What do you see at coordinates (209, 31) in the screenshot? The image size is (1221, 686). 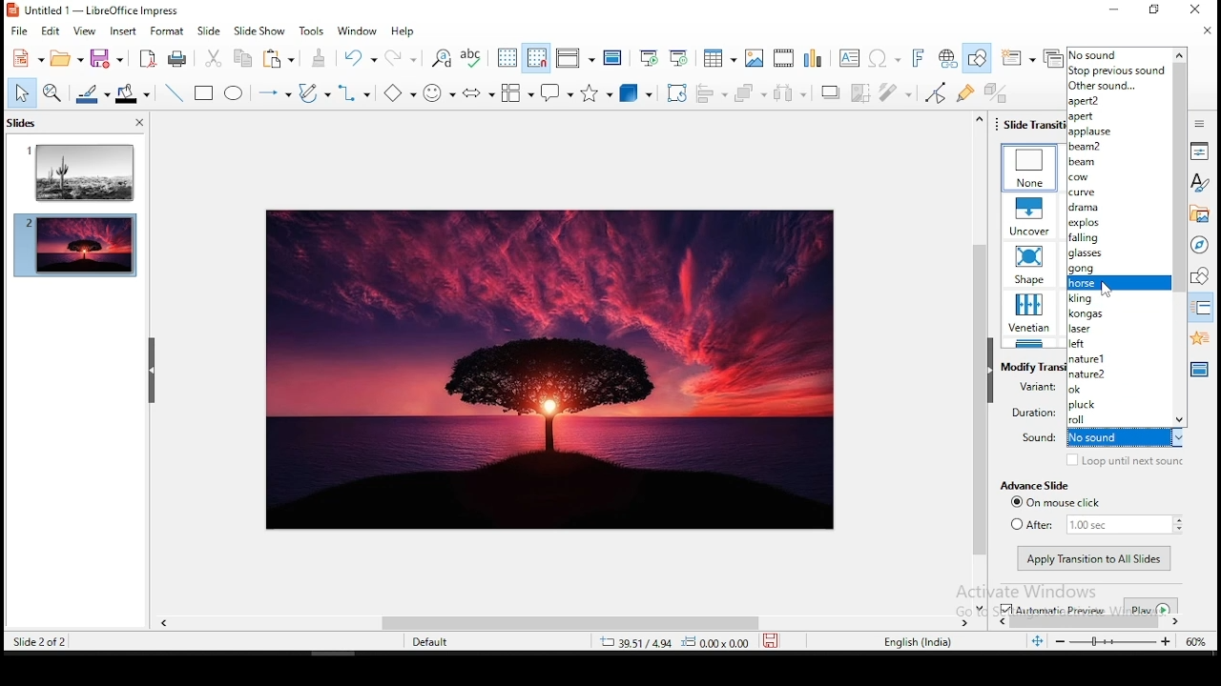 I see `slide` at bounding box center [209, 31].